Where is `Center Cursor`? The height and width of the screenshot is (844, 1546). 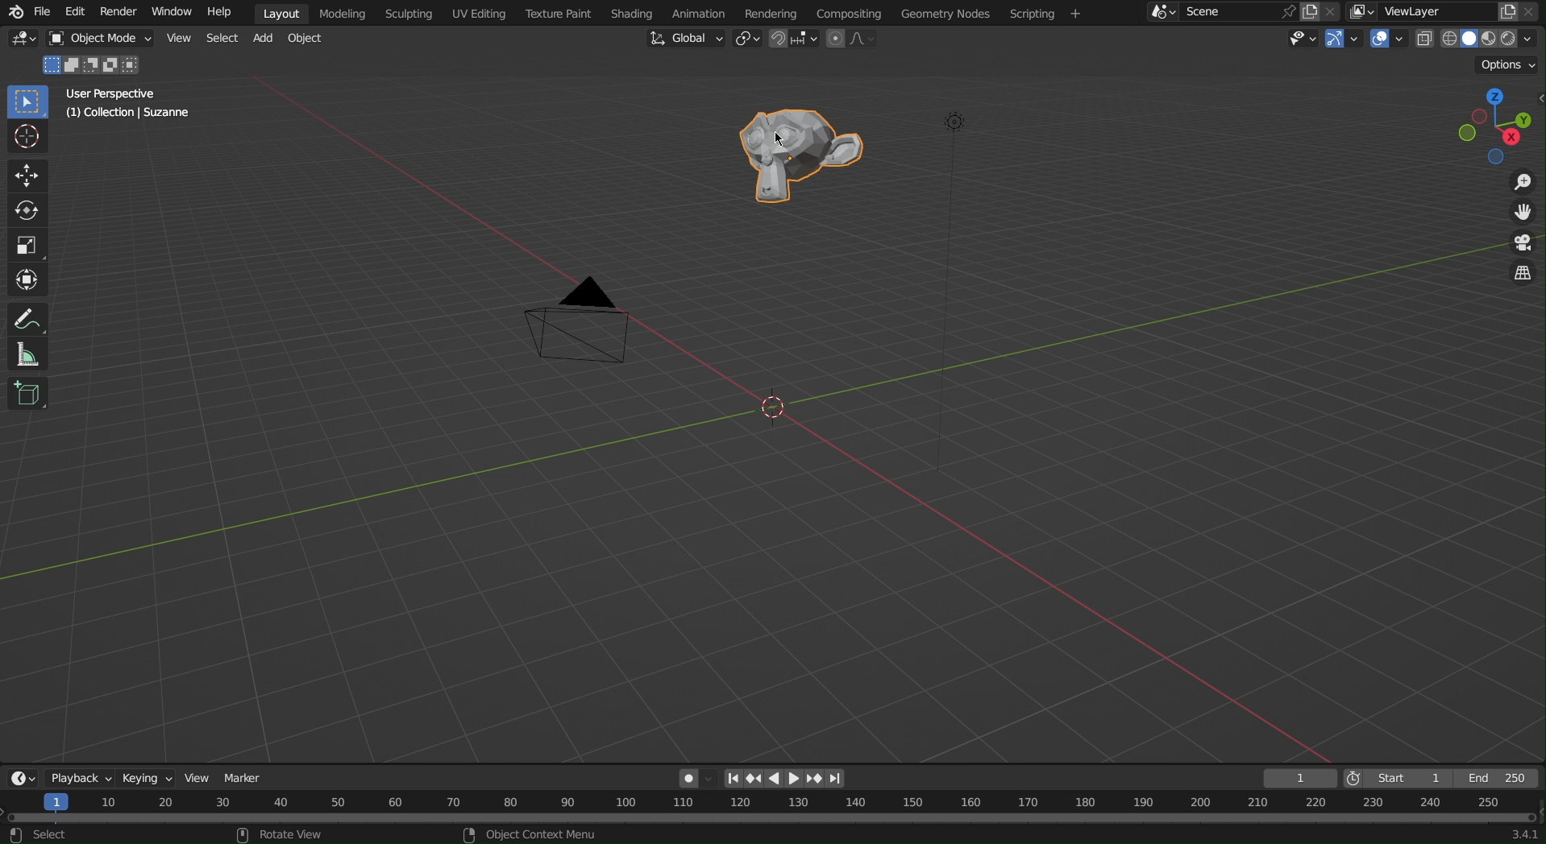 Center Cursor is located at coordinates (775, 412).